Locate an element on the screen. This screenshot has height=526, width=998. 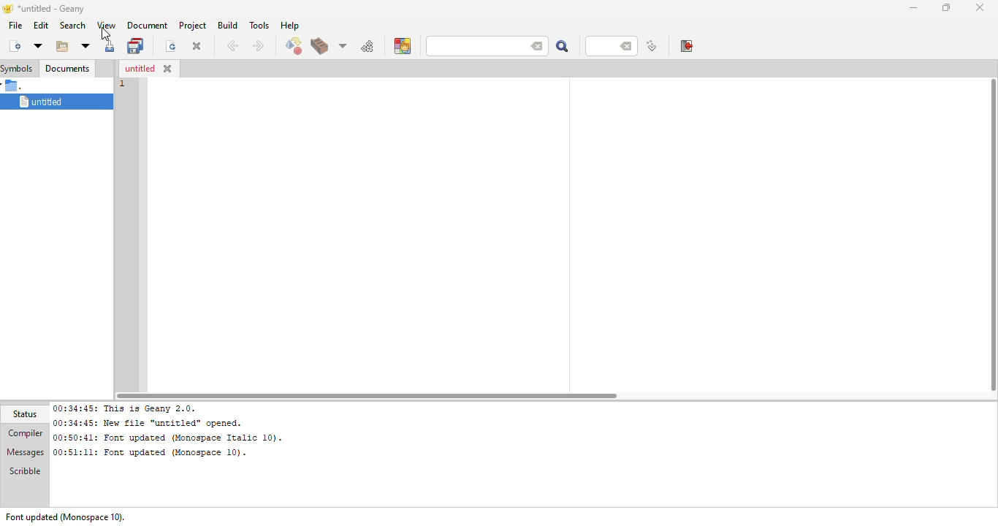
minimize is located at coordinates (911, 7).